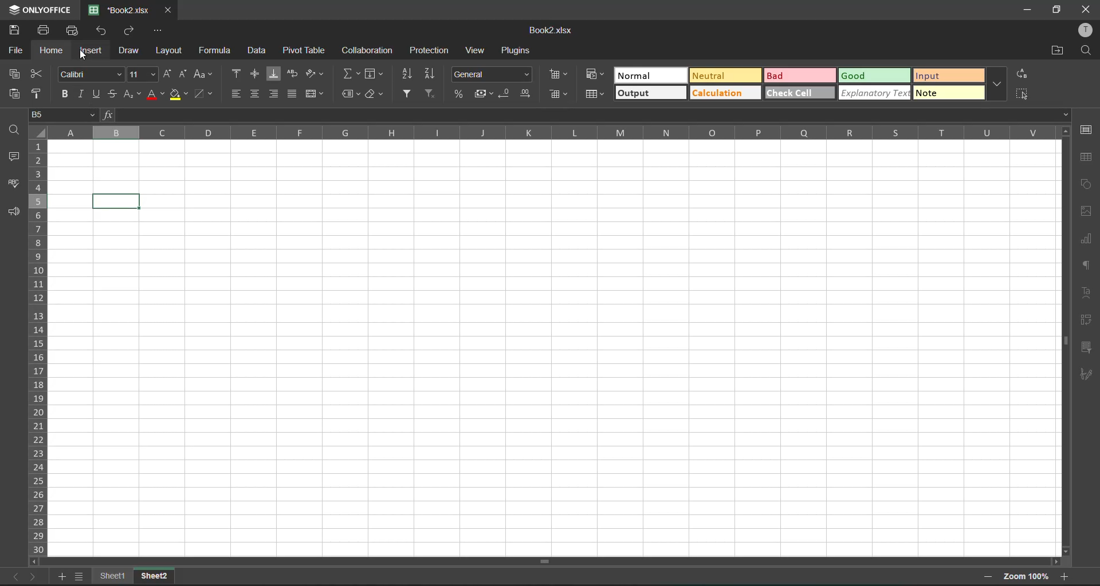 Image resolution: width=1100 pixels, height=586 pixels. I want to click on font size, so click(140, 74).